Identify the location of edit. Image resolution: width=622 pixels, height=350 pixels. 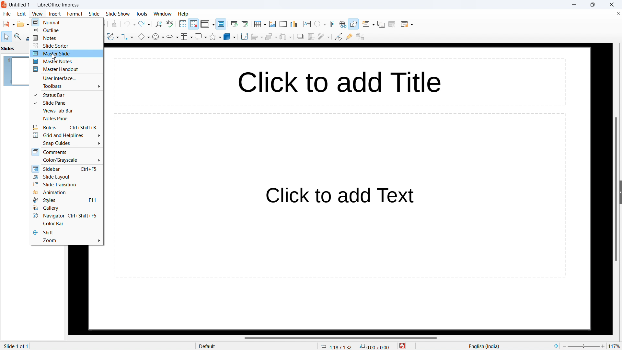
(22, 14).